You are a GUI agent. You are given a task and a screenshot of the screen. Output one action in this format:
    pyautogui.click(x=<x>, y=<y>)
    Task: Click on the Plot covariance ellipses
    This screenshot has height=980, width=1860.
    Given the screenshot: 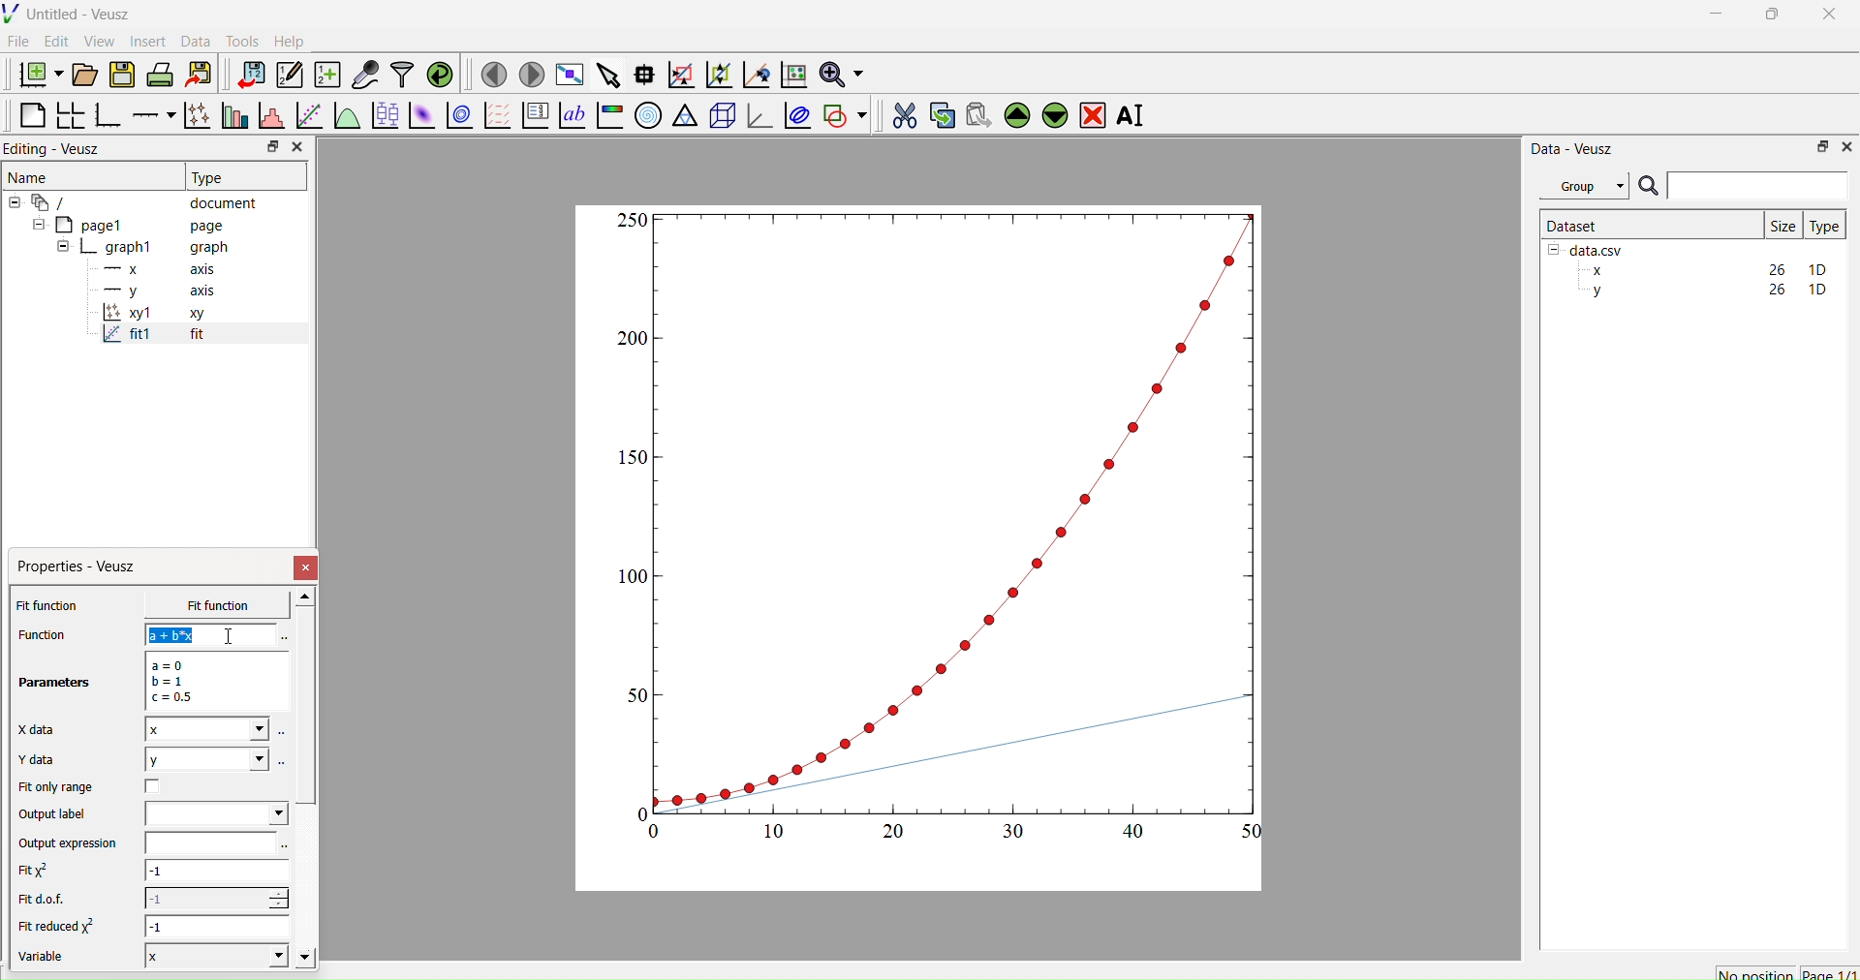 What is the action you would take?
    pyautogui.click(x=795, y=114)
    